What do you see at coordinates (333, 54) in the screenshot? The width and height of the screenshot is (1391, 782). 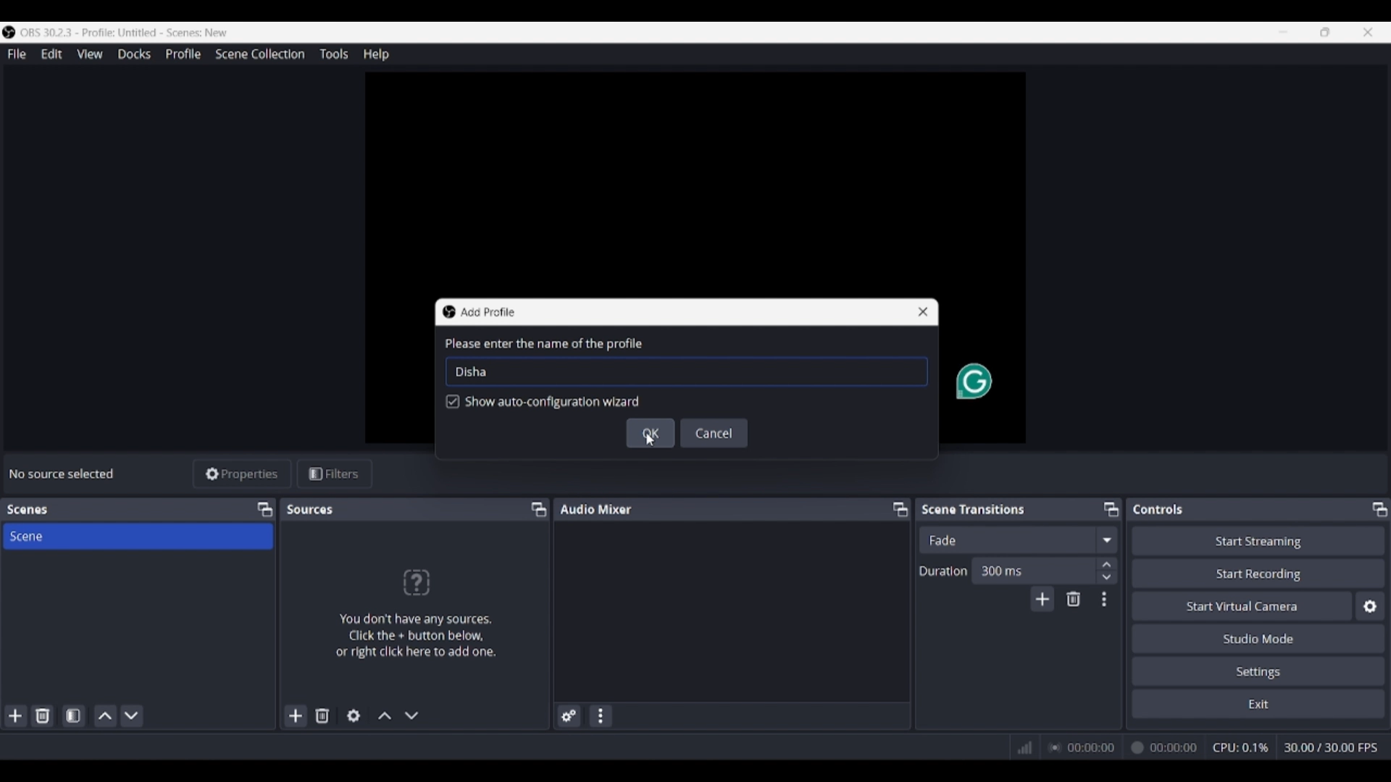 I see `Tools menu` at bounding box center [333, 54].